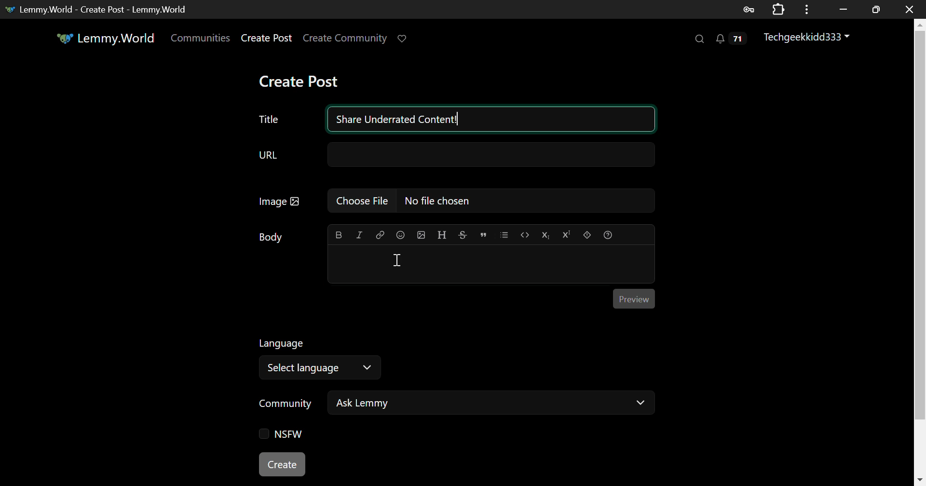 The image size is (926, 486). Describe the element at coordinates (587, 235) in the screenshot. I see `Spoiler` at that location.